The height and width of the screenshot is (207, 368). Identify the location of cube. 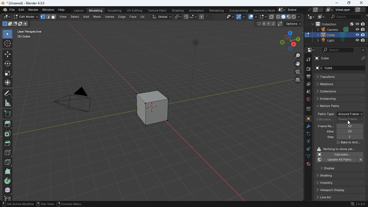
(152, 105).